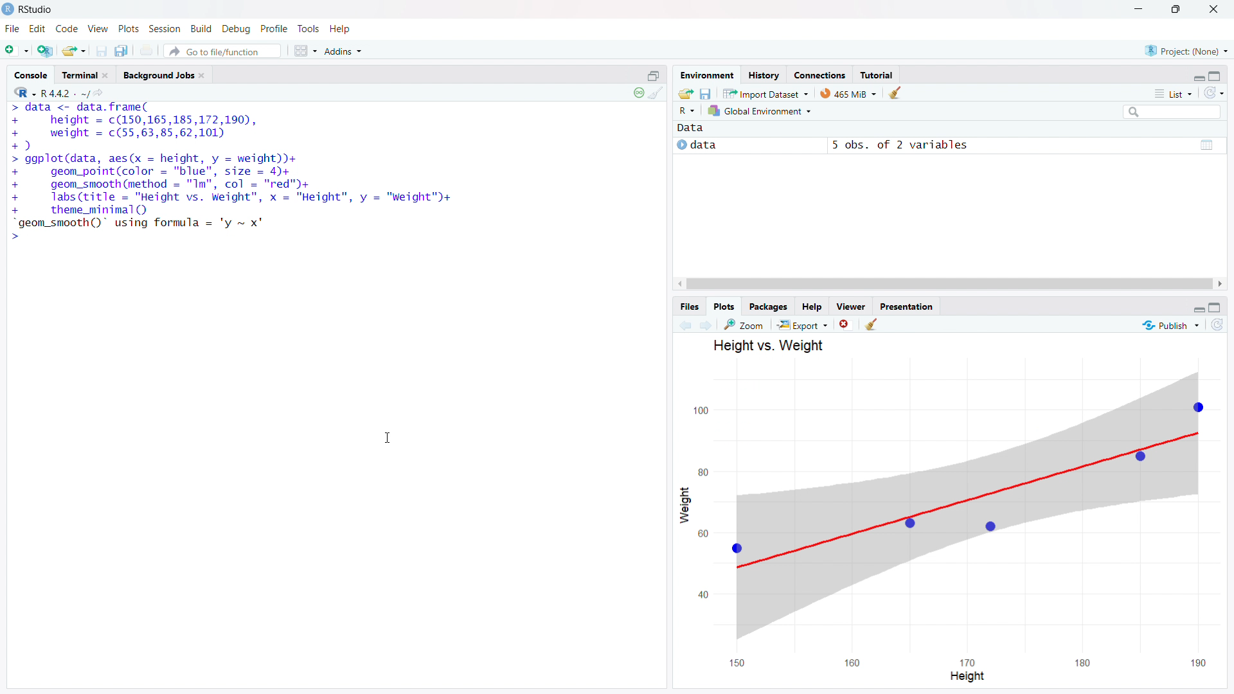  I want to click on edit, so click(38, 29).